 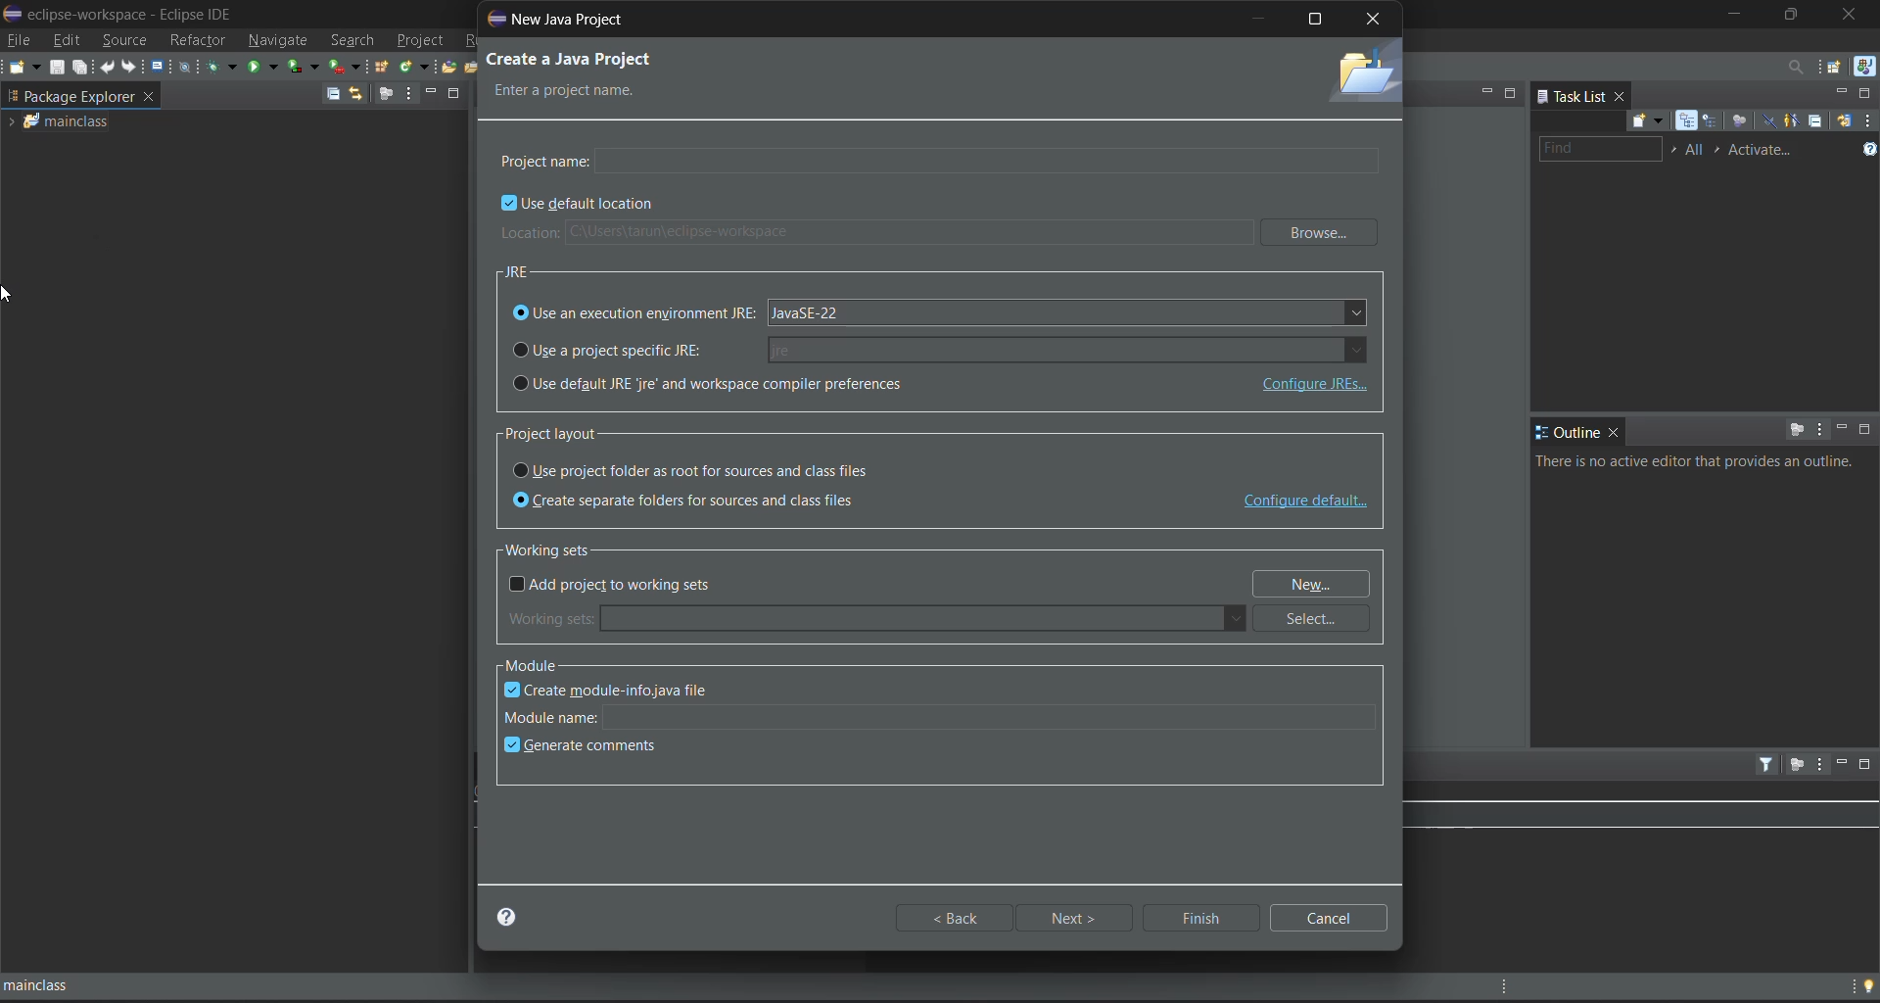 I want to click on edit working task sets, so click(x=1697, y=151).